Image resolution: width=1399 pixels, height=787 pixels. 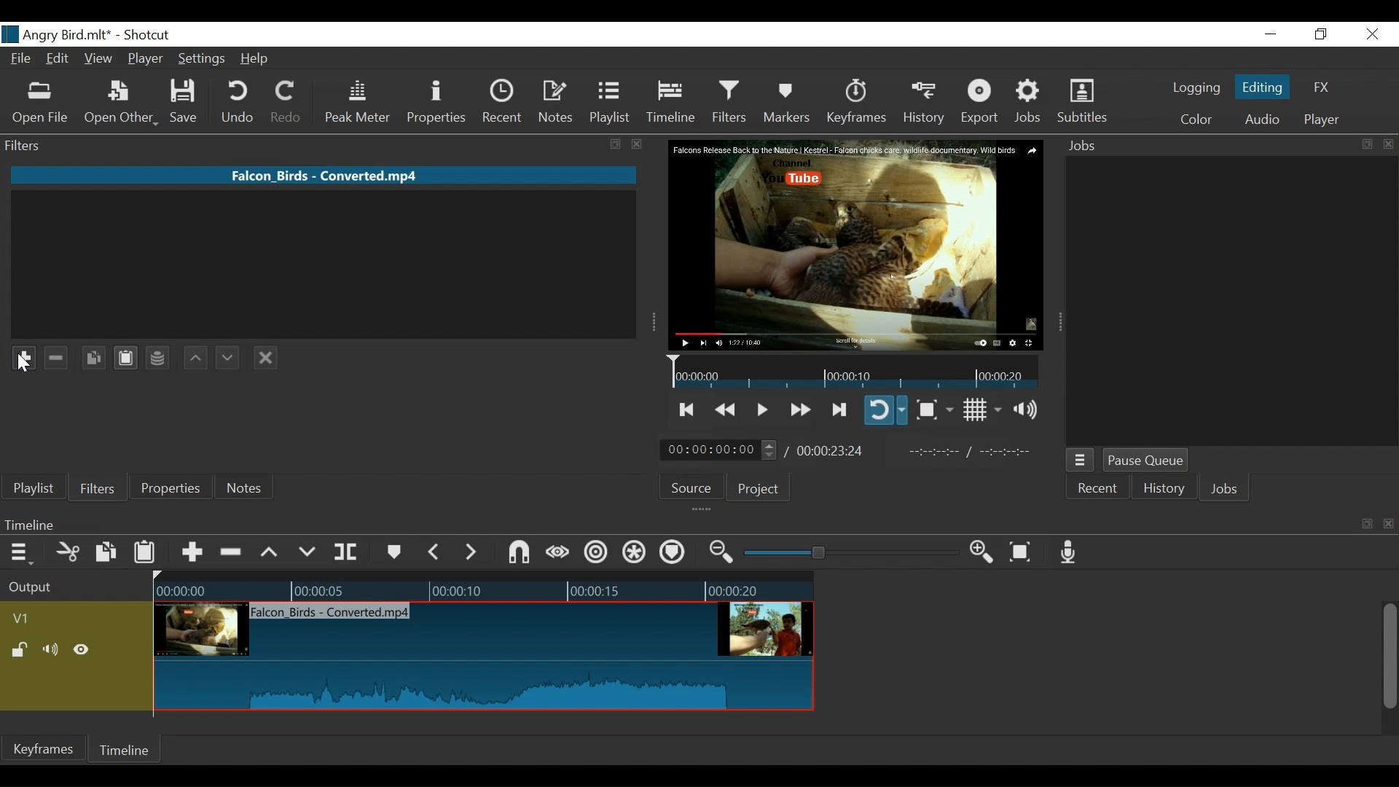 What do you see at coordinates (228, 356) in the screenshot?
I see `Move Filter down` at bounding box center [228, 356].